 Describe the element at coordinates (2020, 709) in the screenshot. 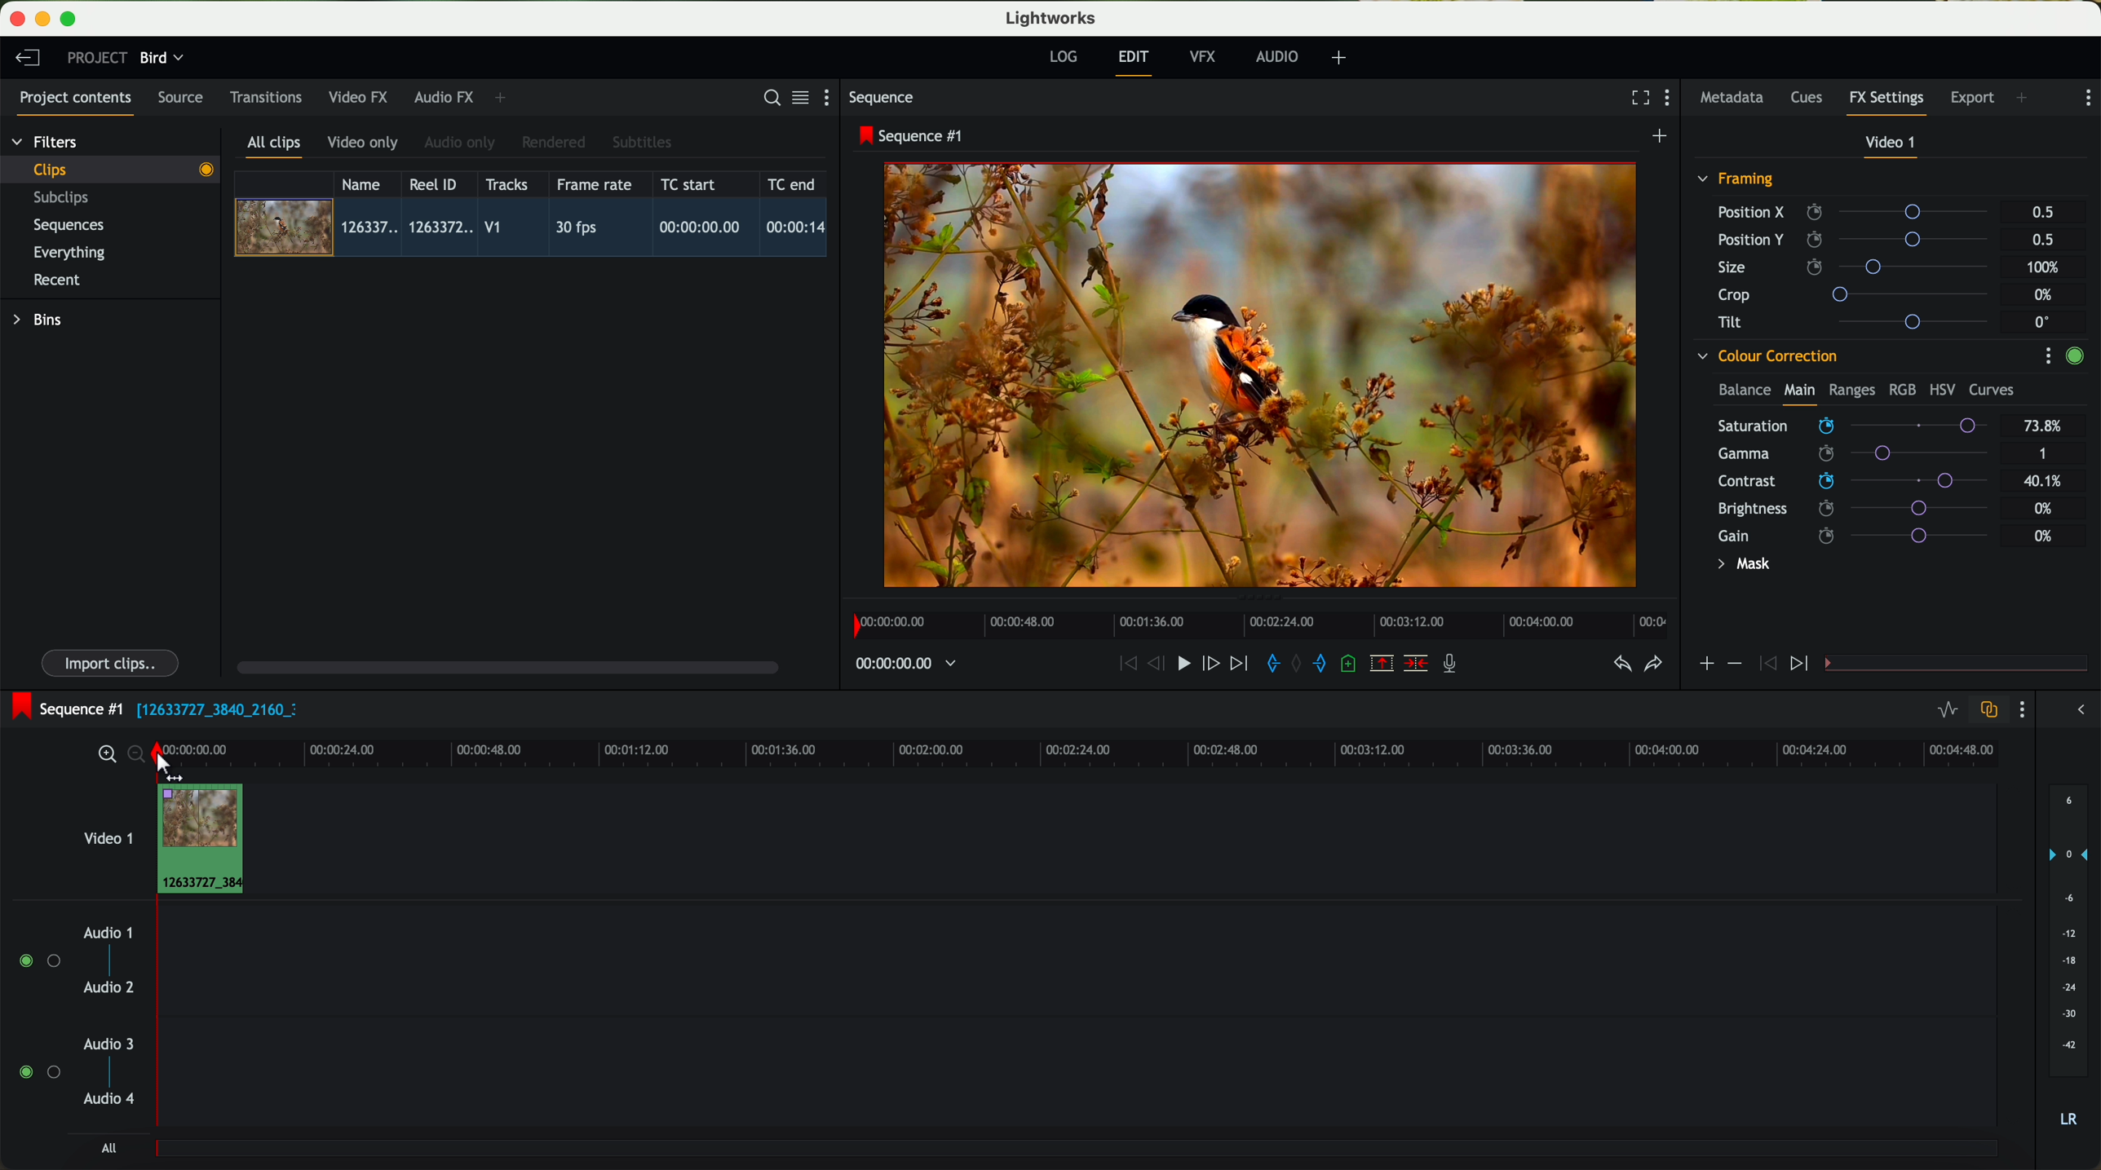

I see `show settings menu` at that location.